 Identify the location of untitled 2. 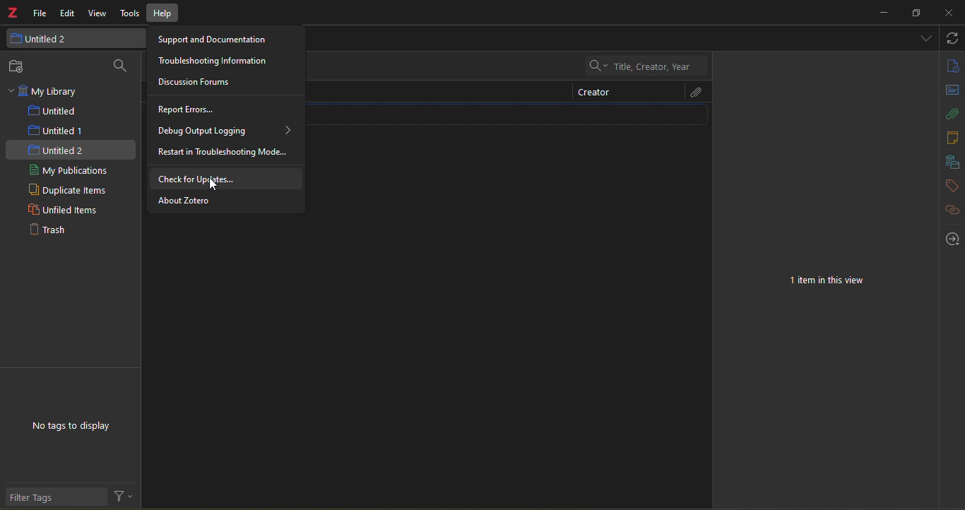
(73, 39).